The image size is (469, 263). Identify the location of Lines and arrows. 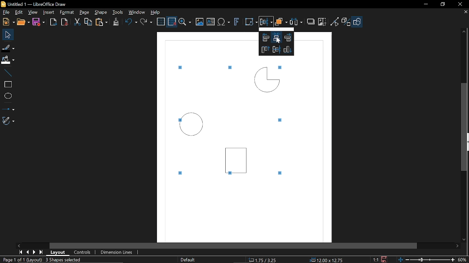
(9, 108).